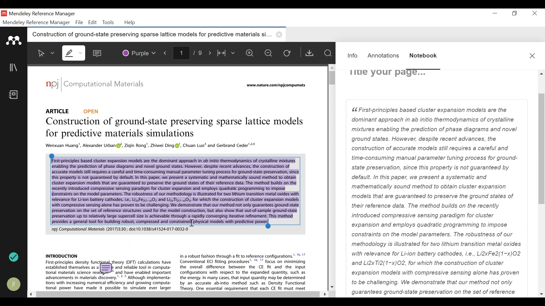  What do you see at coordinates (79, 22) in the screenshot?
I see `File` at bounding box center [79, 22].